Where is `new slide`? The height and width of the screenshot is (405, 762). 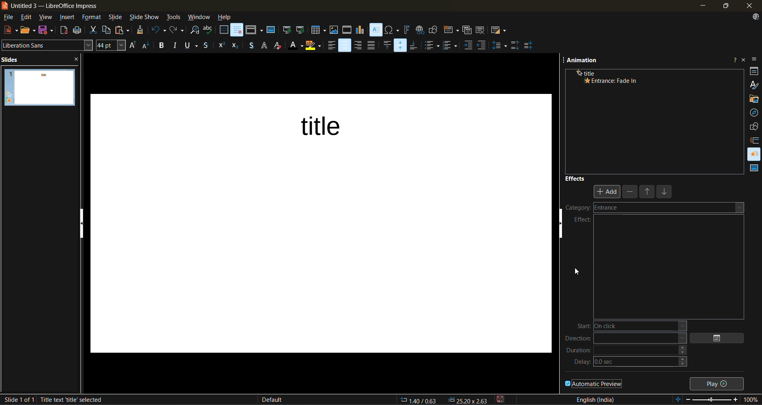 new slide is located at coordinates (450, 31).